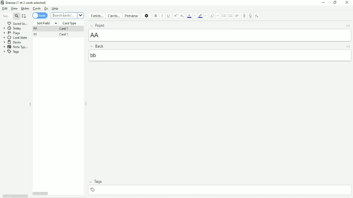 The image size is (353, 198). What do you see at coordinates (230, 16) in the screenshot?
I see `Ordered list` at bounding box center [230, 16].